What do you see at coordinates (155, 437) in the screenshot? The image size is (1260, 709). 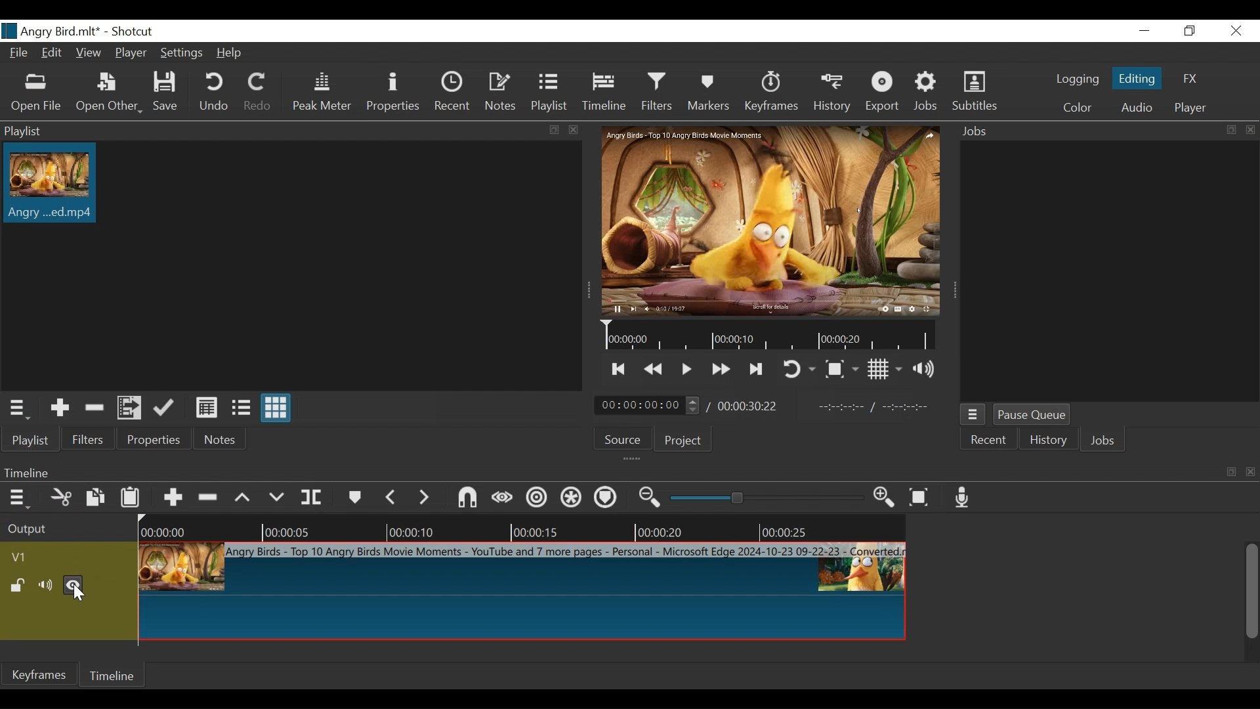 I see `Properties` at bounding box center [155, 437].